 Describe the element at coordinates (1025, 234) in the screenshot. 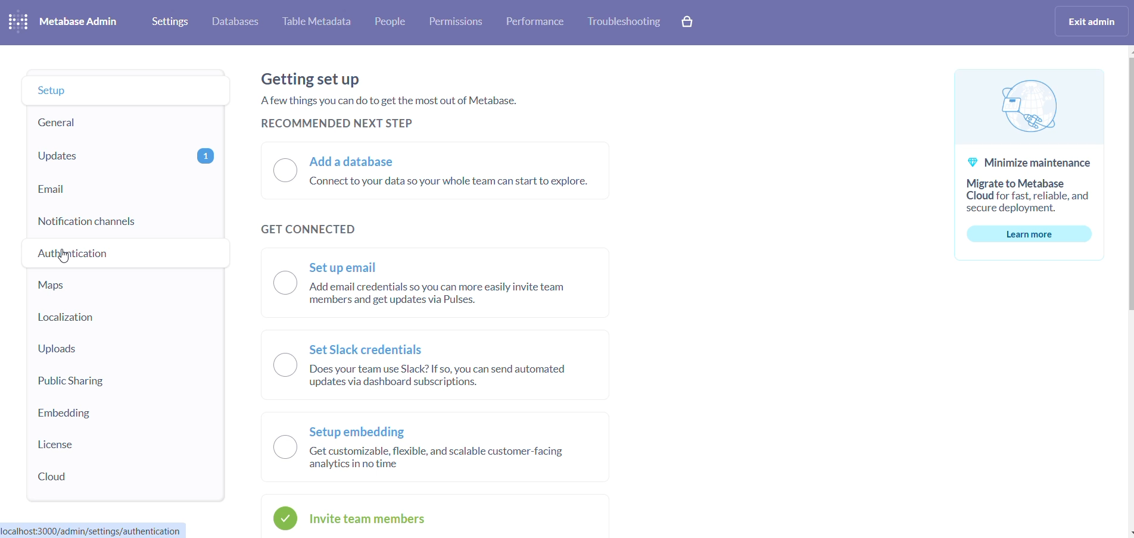

I see `learn more` at that location.